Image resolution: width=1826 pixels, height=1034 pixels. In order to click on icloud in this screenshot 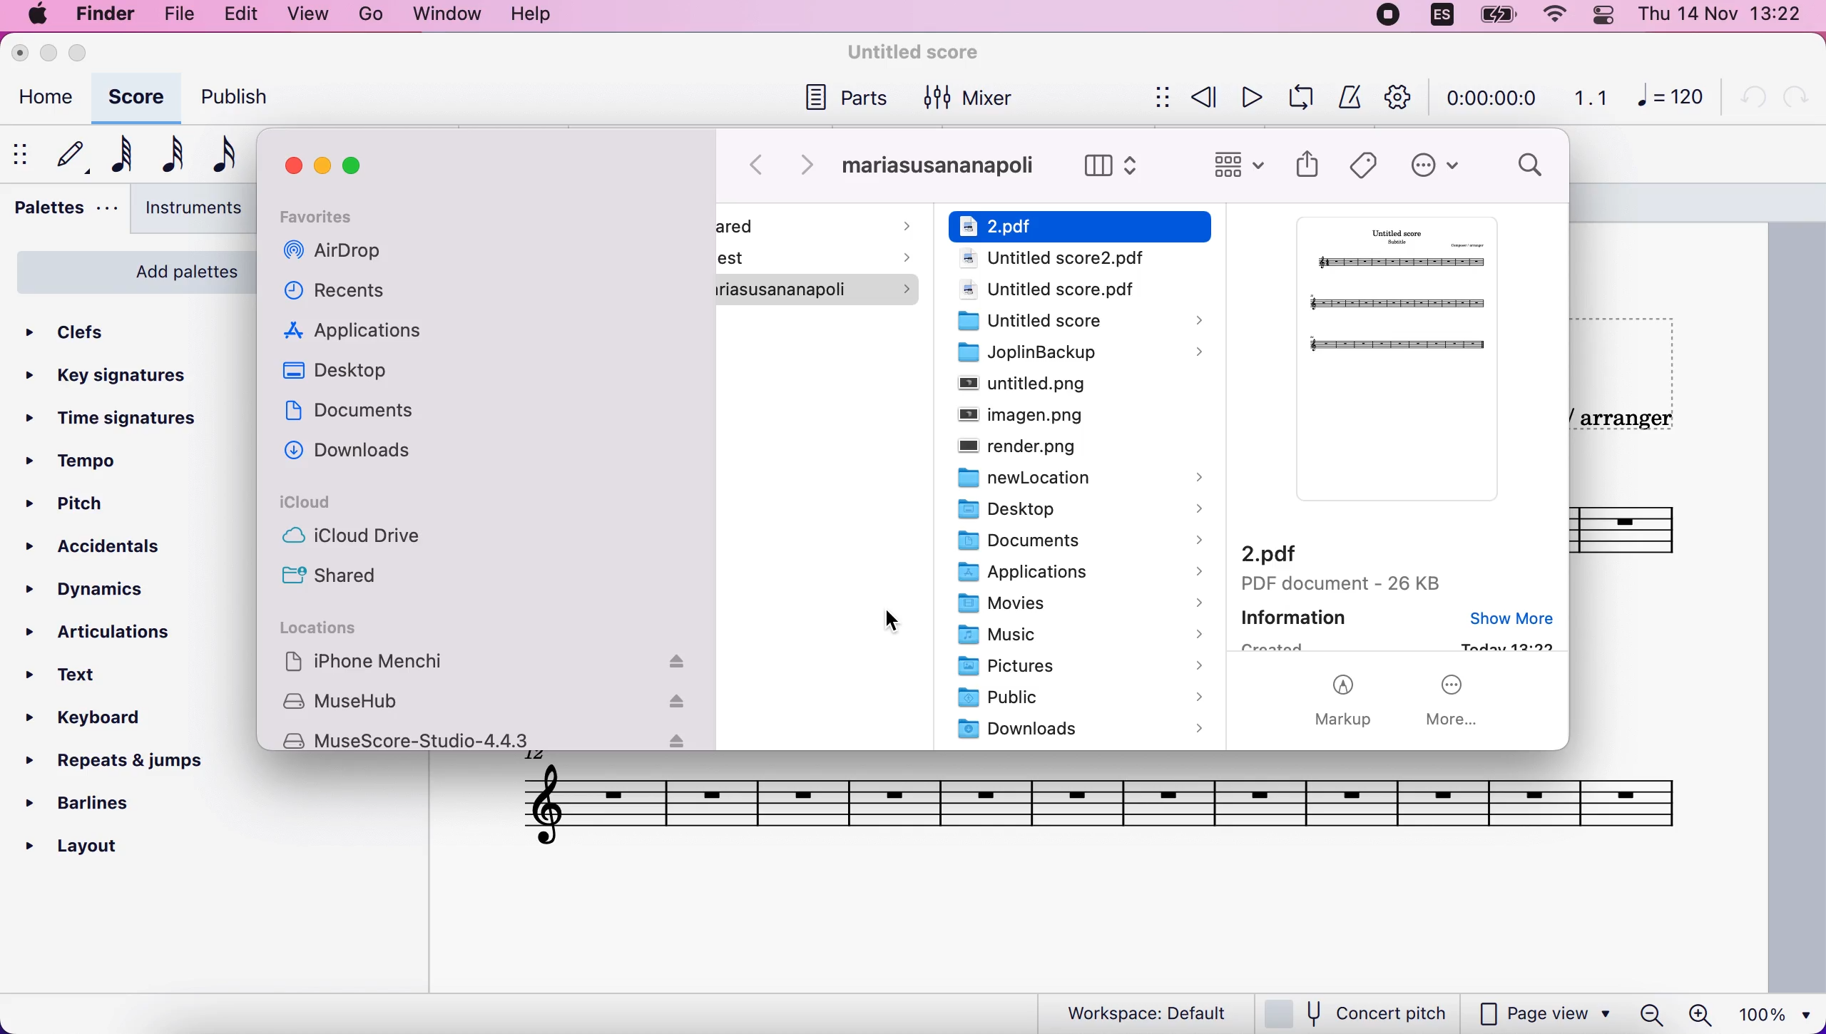, I will do `click(325, 505)`.